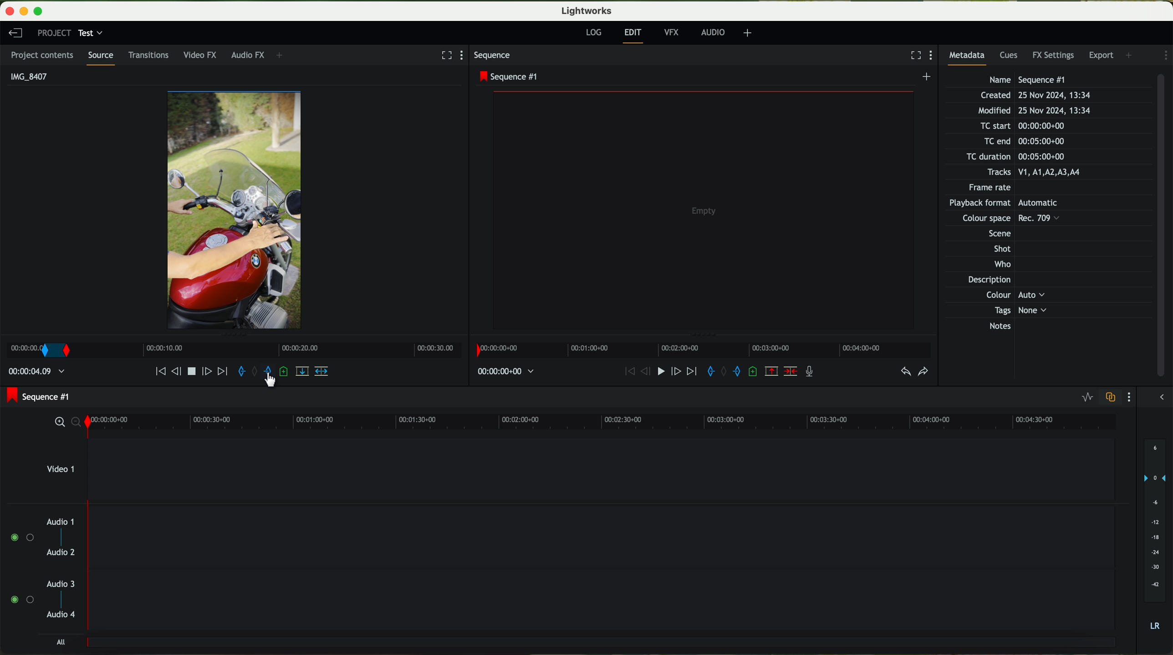  Describe the element at coordinates (322, 371) in the screenshot. I see `insert into the target sequence` at that location.